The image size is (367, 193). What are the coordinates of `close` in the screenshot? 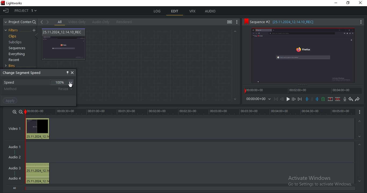 It's located at (73, 73).